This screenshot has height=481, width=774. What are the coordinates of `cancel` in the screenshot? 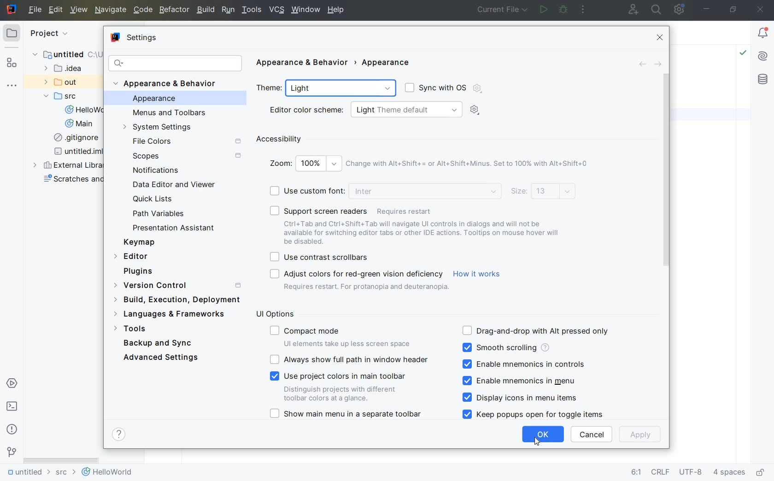 It's located at (592, 434).